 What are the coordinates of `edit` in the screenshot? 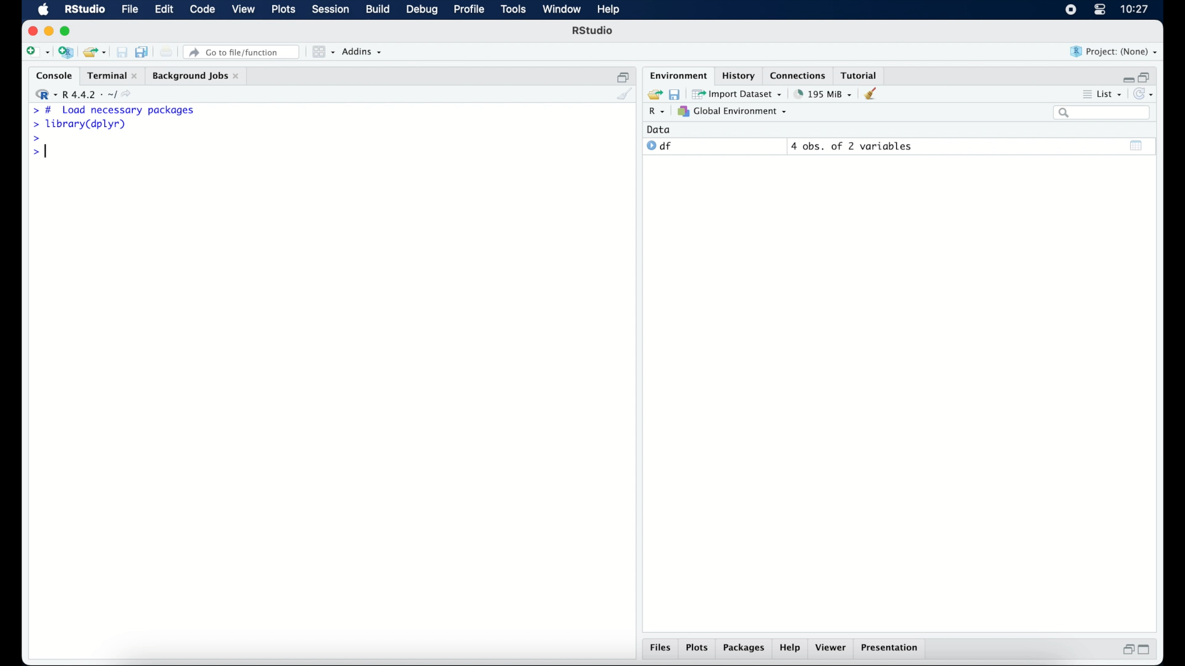 It's located at (163, 10).